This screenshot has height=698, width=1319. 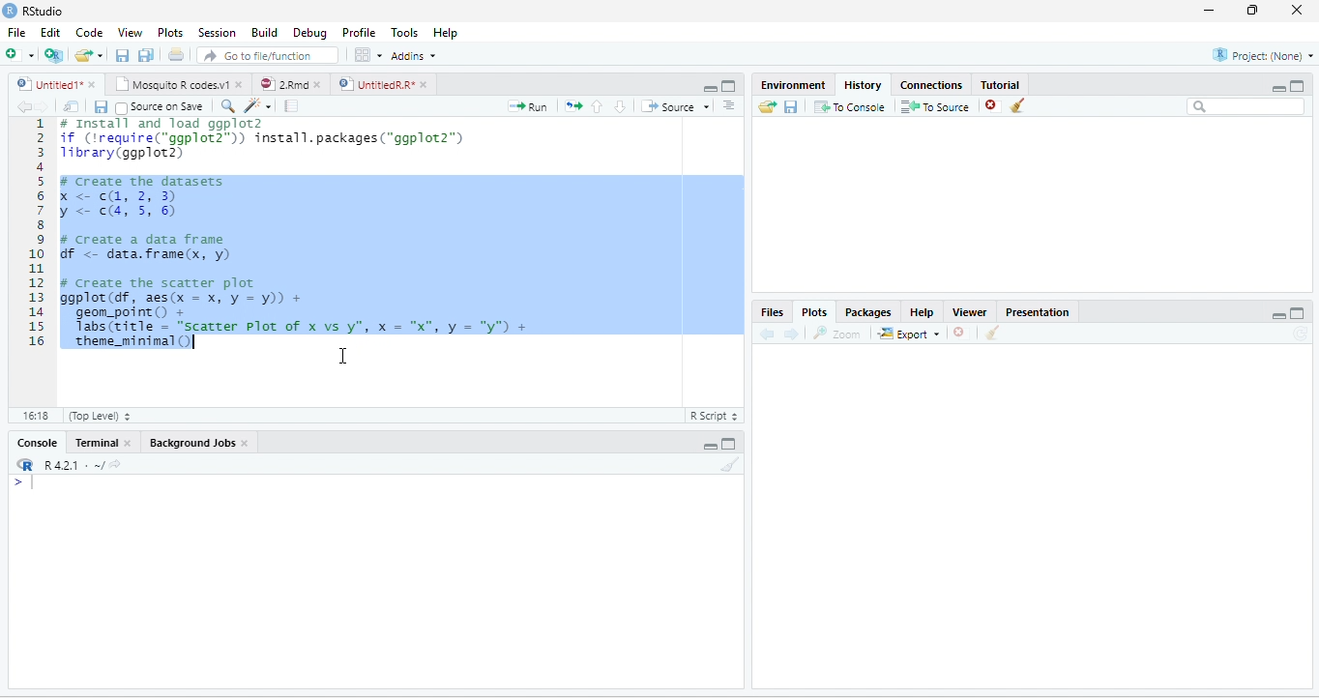 I want to click on File, so click(x=17, y=32).